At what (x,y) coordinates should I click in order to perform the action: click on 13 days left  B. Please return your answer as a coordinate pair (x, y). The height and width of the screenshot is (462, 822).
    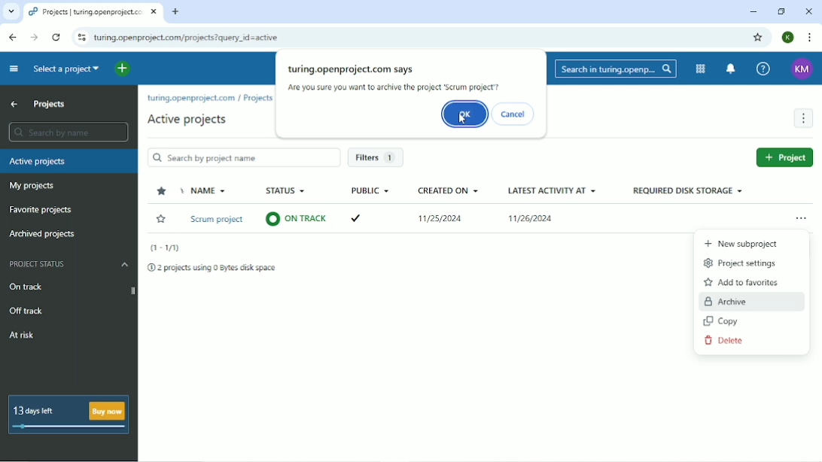
    Looking at the image, I should click on (41, 408).